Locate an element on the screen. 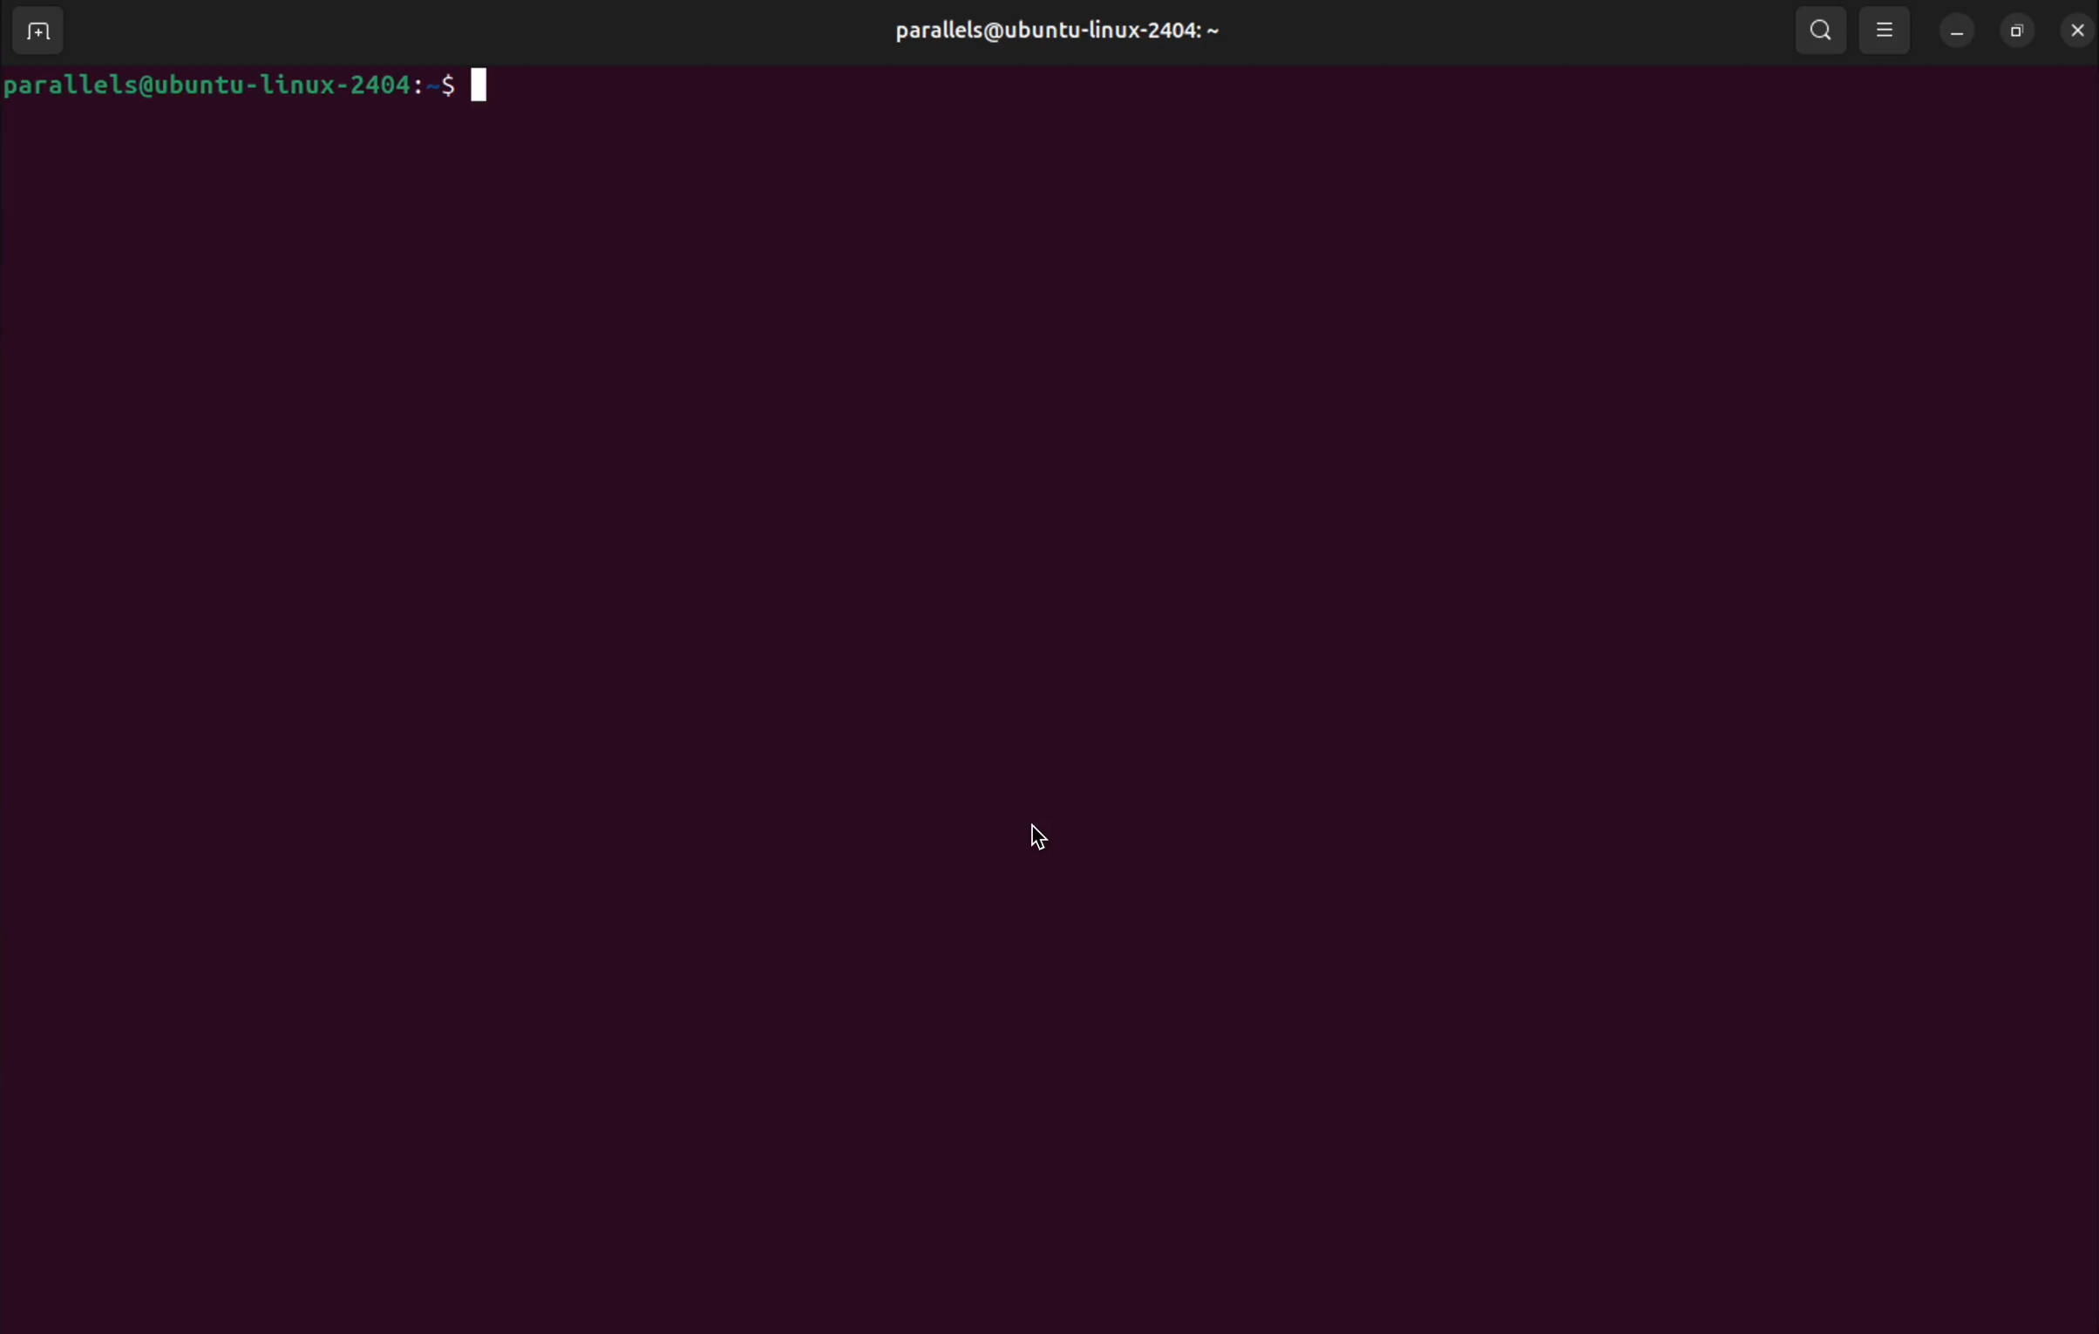  bash prompts is located at coordinates (258, 87).